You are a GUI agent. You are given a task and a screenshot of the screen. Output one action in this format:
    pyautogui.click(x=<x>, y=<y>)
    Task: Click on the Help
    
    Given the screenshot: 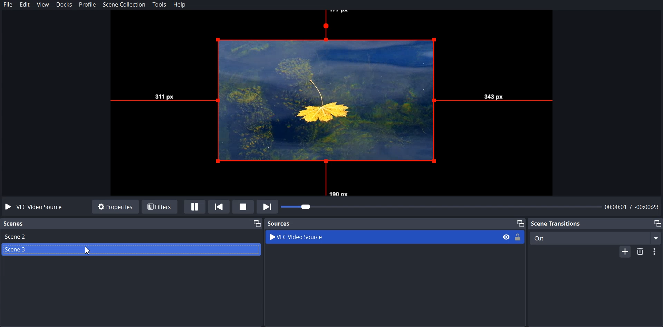 What is the action you would take?
    pyautogui.click(x=180, y=5)
    